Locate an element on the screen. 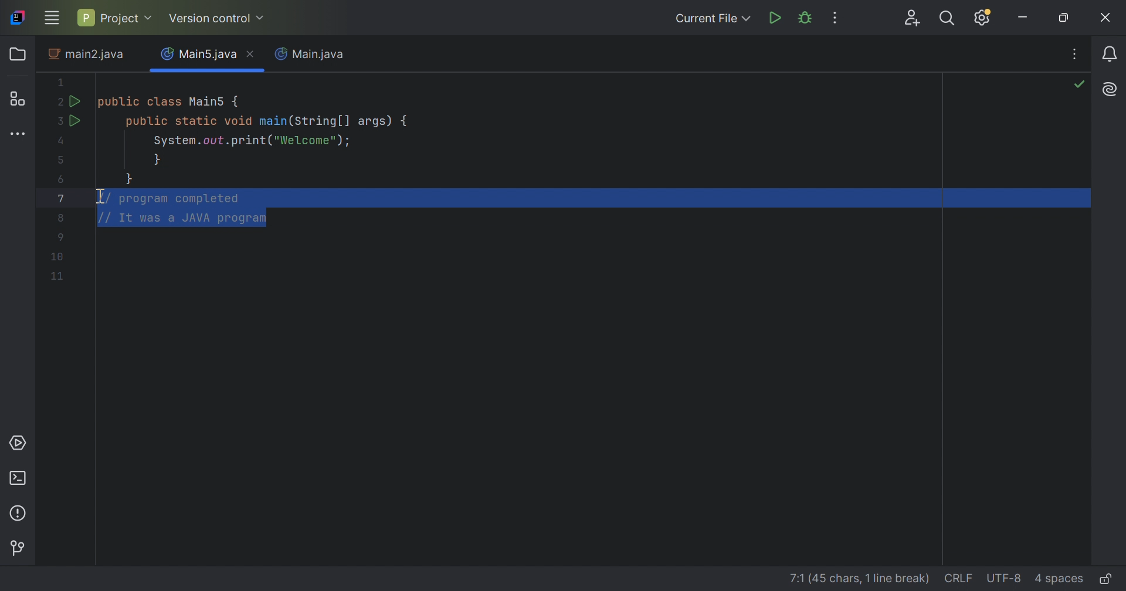 This screenshot has height=591, width=1126. Search is located at coordinates (951, 19).